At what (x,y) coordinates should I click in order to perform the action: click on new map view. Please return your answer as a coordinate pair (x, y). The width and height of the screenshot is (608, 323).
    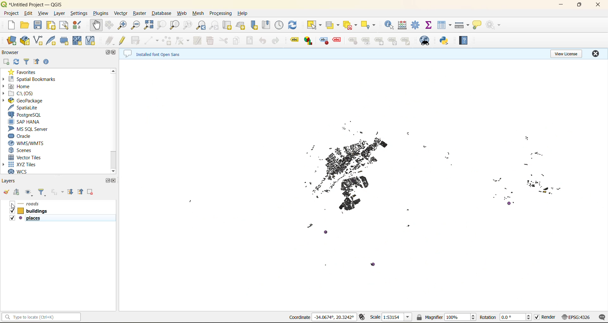
    Looking at the image, I should click on (227, 25).